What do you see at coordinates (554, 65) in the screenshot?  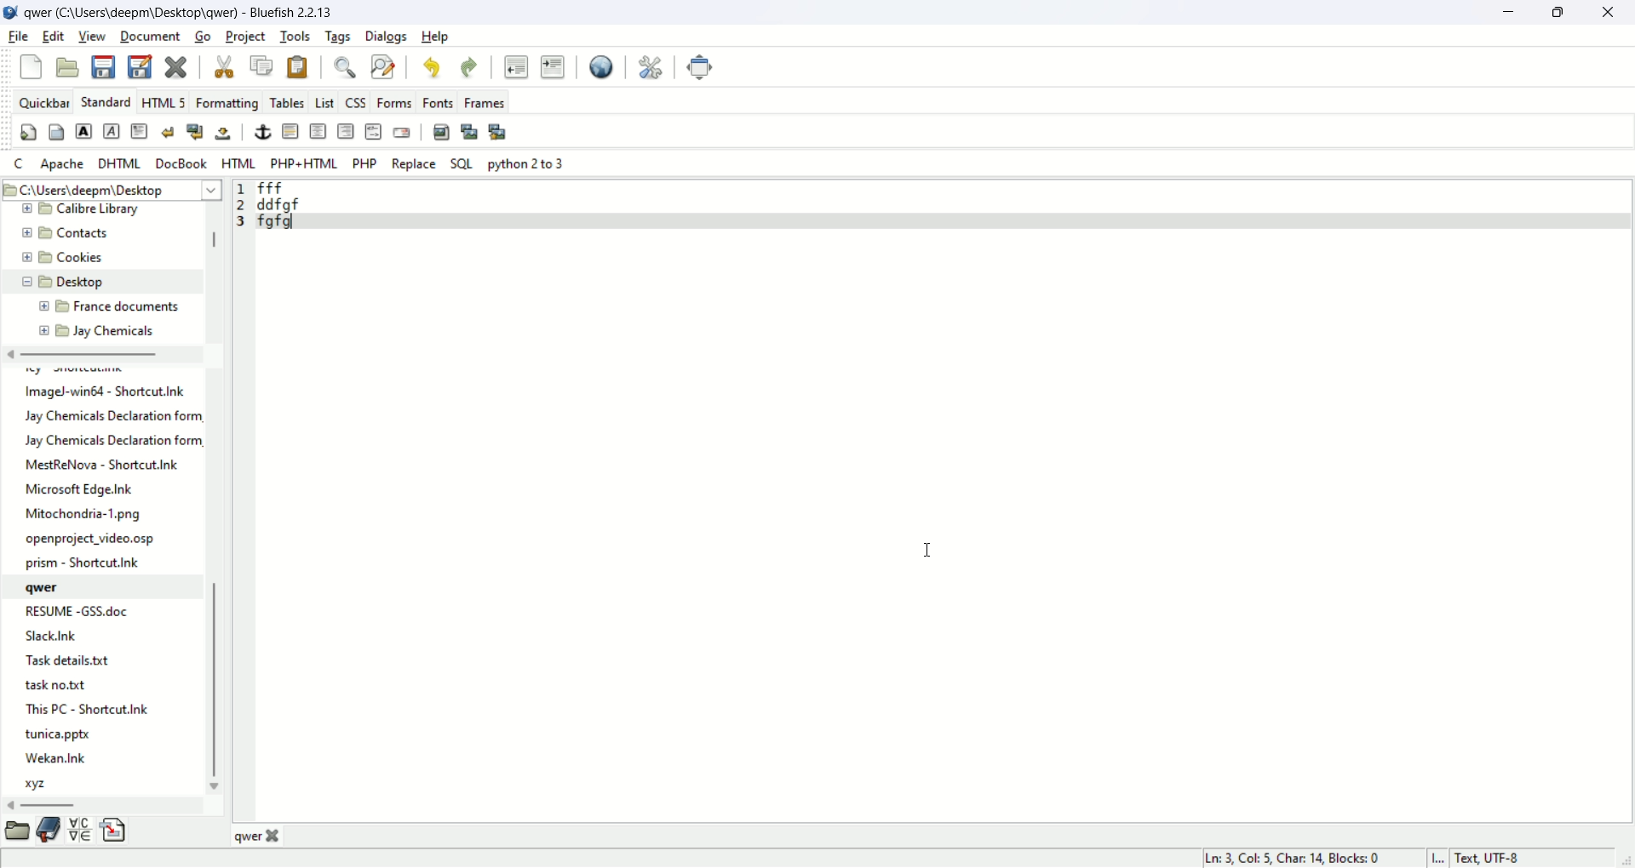 I see `indent` at bounding box center [554, 65].